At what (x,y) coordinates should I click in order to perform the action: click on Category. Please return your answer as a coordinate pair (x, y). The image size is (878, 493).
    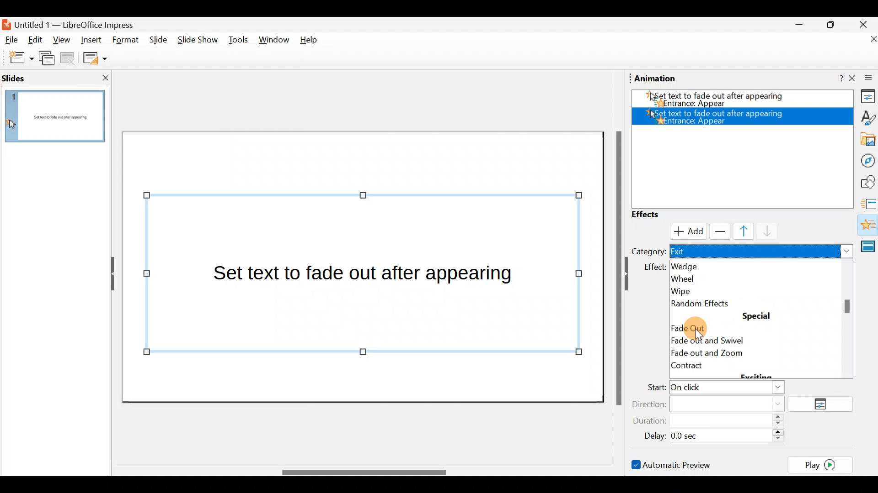
    Looking at the image, I should click on (648, 251).